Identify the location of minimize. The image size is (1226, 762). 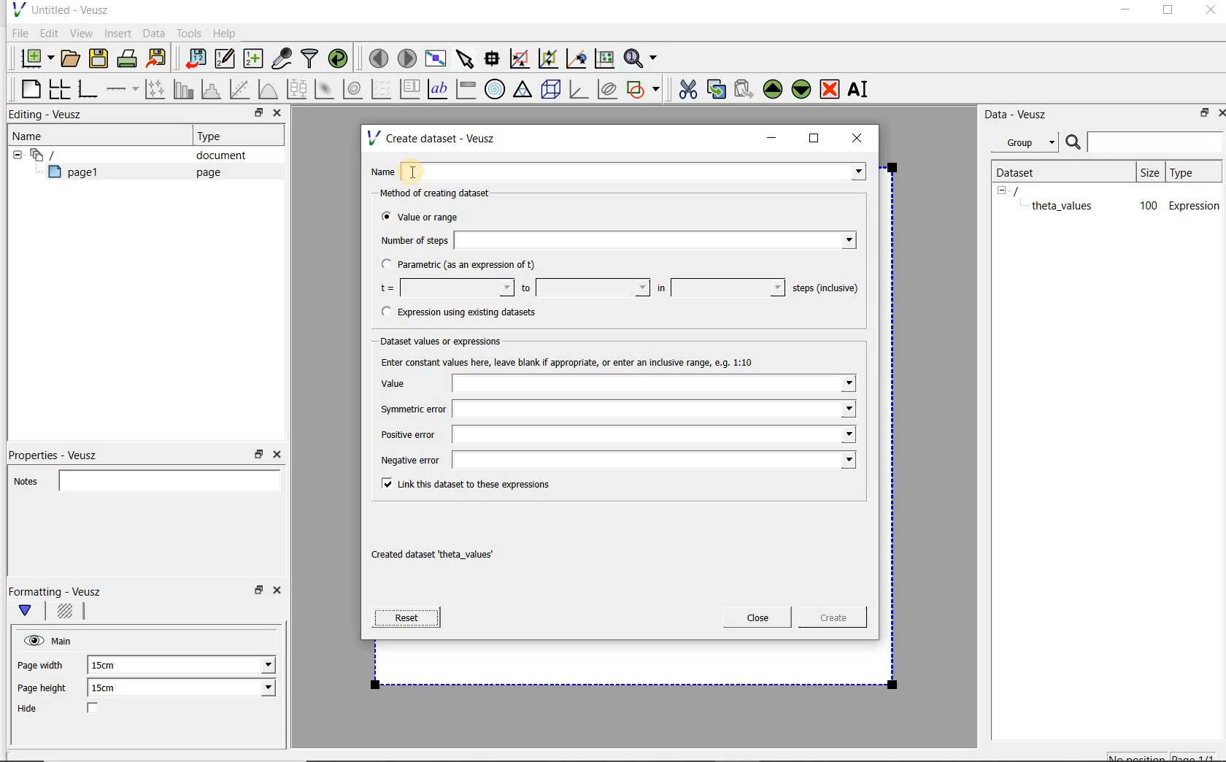
(772, 138).